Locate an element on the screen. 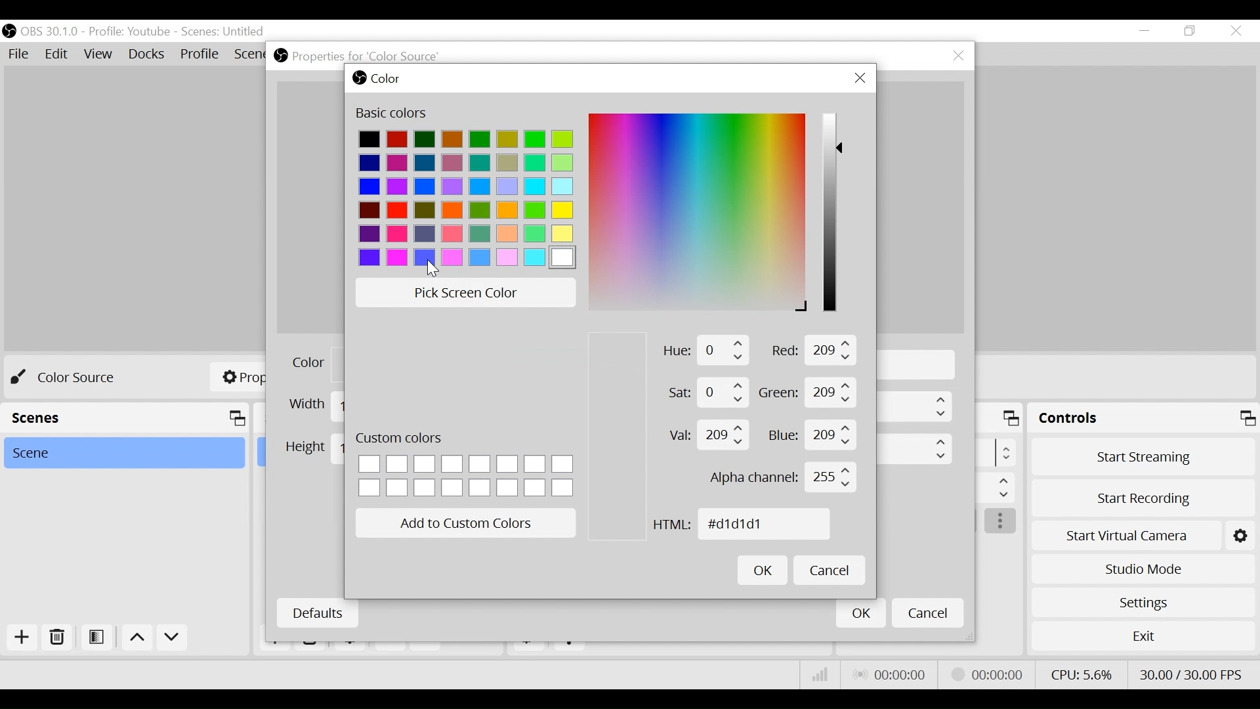 The image size is (1260, 709). Profile is located at coordinates (129, 31).